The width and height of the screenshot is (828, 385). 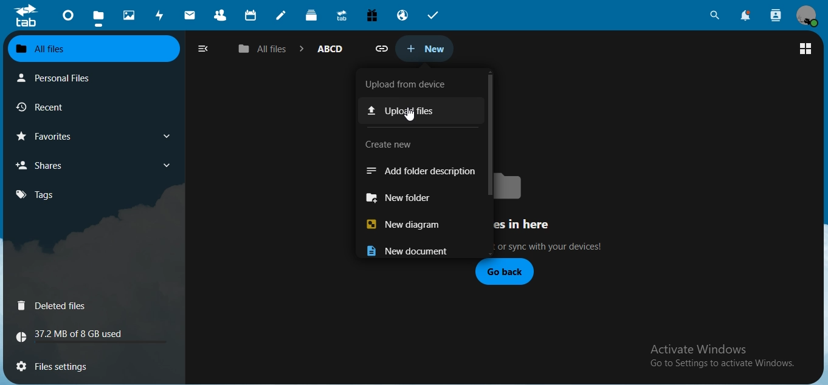 I want to click on close naviagation, so click(x=205, y=47).